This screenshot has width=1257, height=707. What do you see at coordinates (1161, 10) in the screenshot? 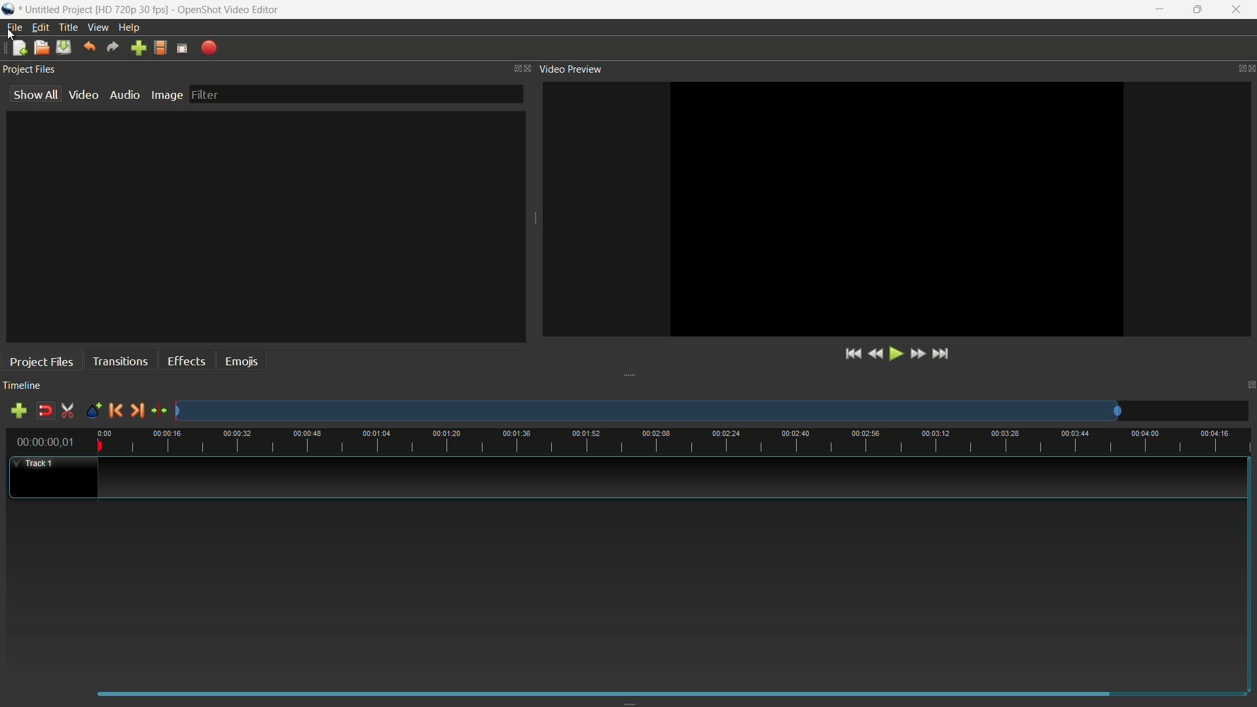
I see `minimize` at bounding box center [1161, 10].